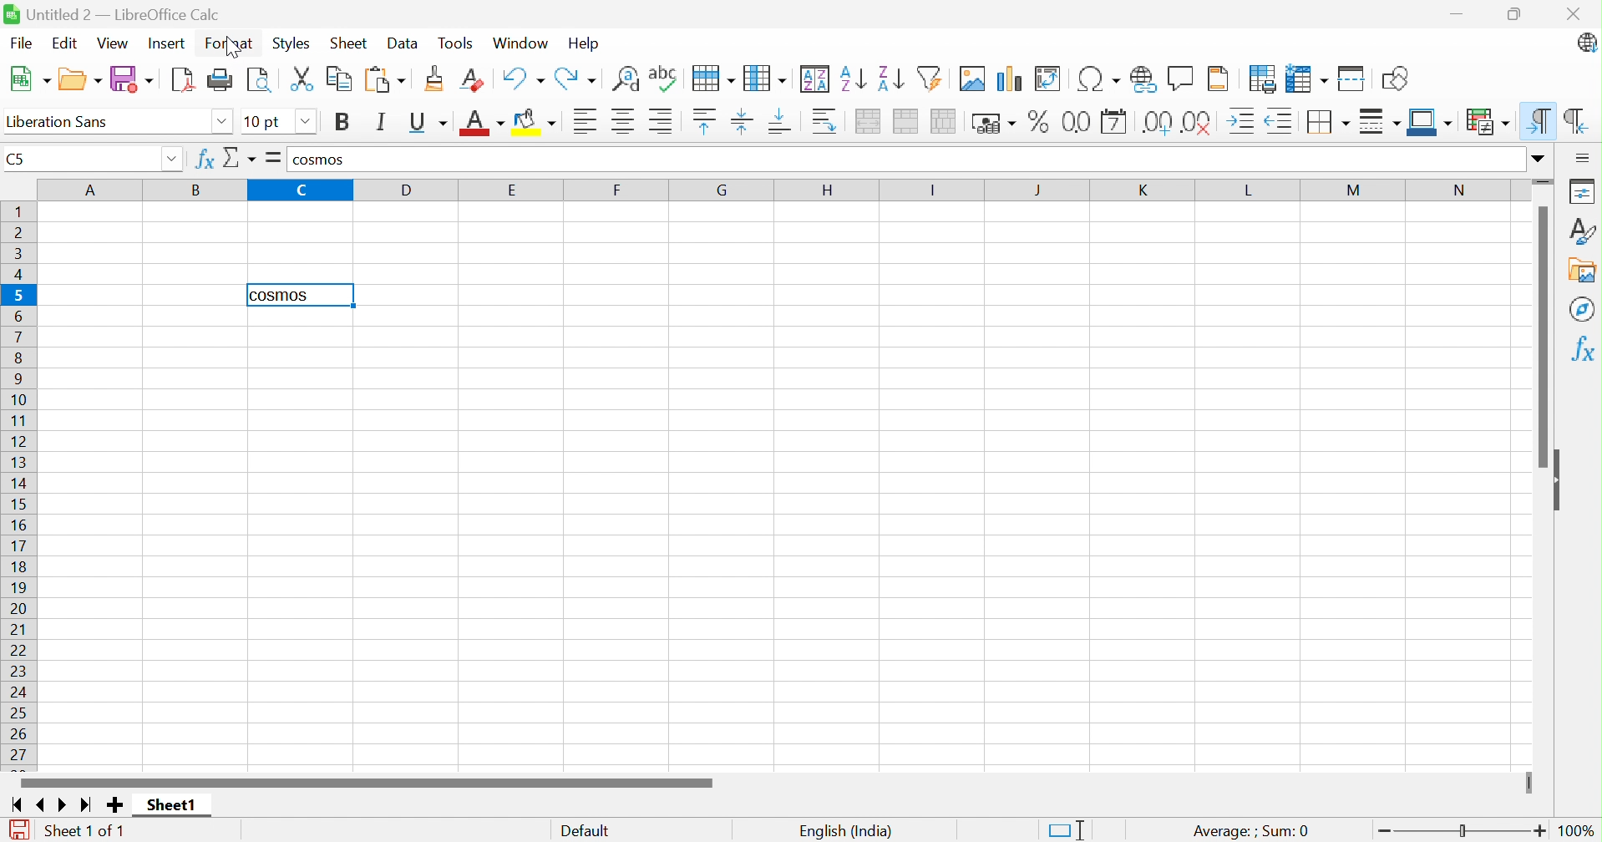  I want to click on LibreOffice update available, so click(1588, 44).